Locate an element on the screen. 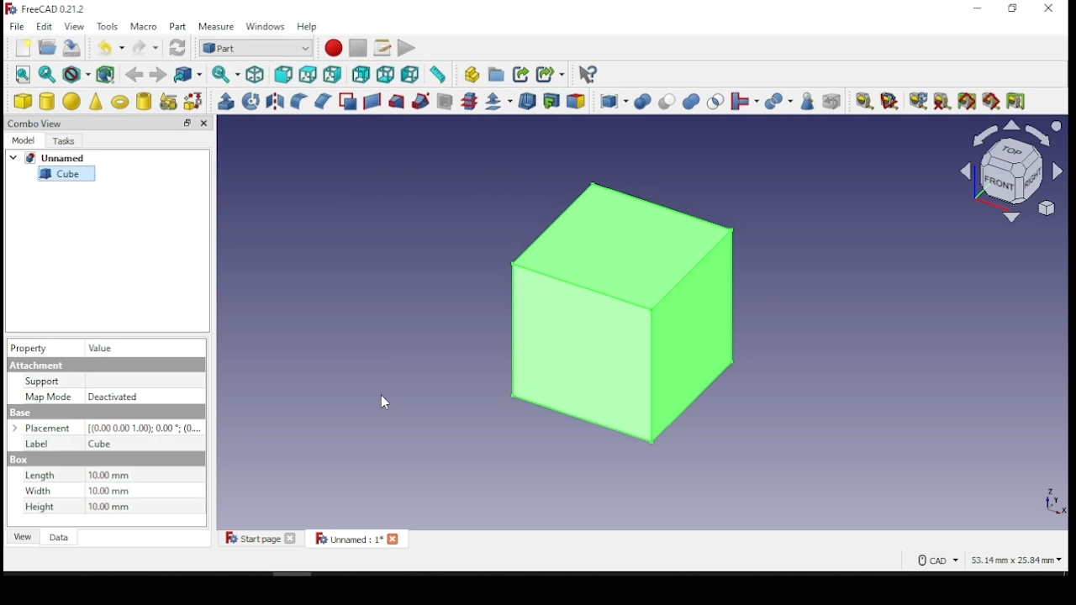  stop macro recording is located at coordinates (356, 48).